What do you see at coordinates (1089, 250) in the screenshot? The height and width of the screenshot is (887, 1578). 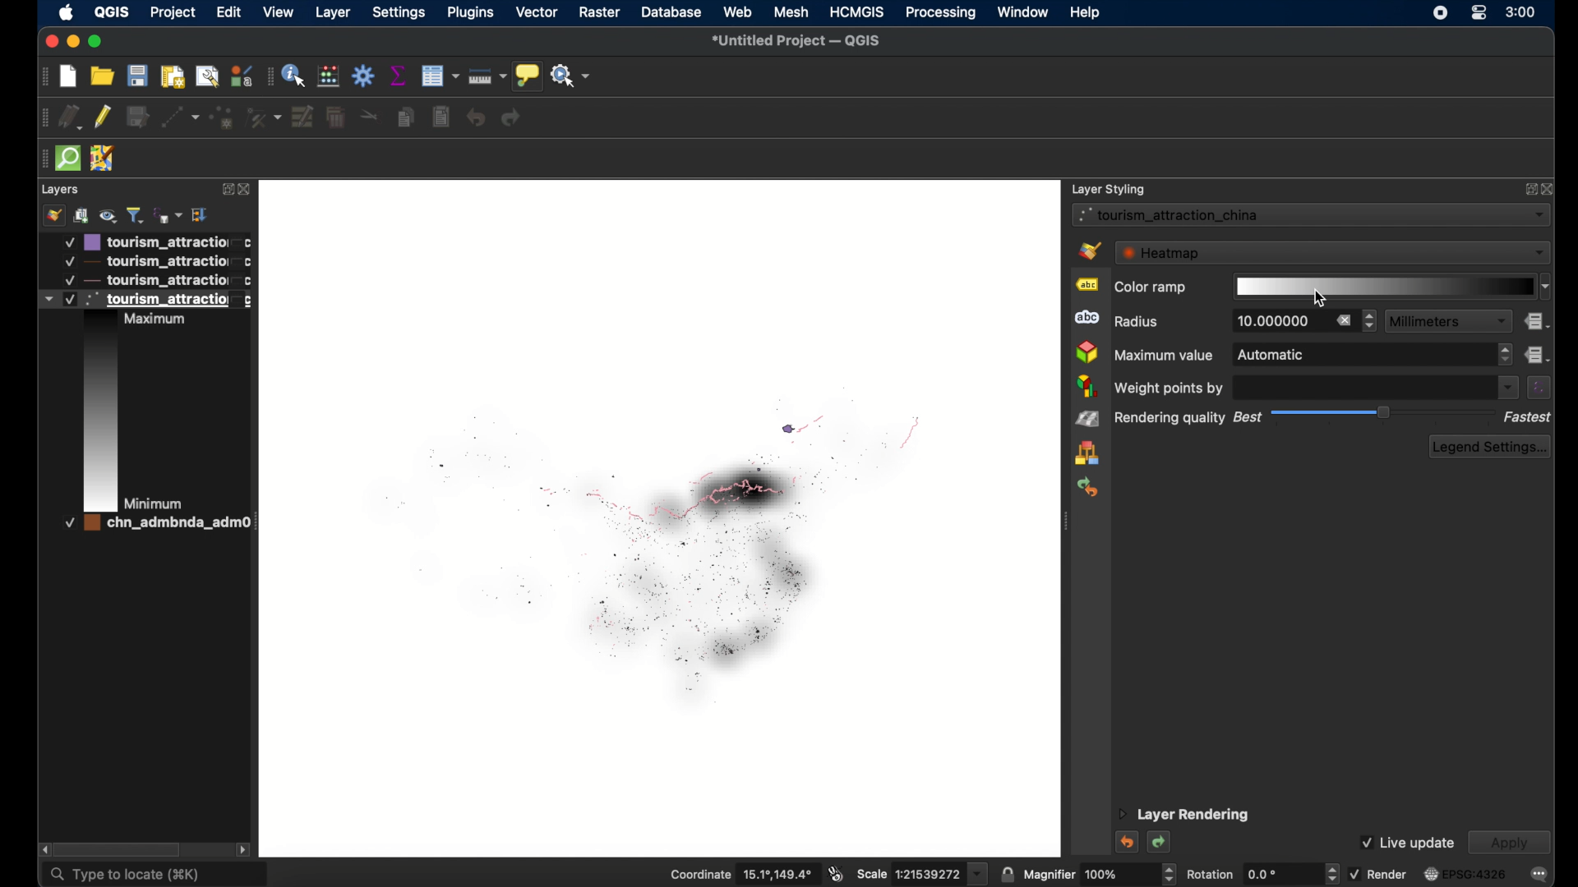 I see `symbology` at bounding box center [1089, 250].